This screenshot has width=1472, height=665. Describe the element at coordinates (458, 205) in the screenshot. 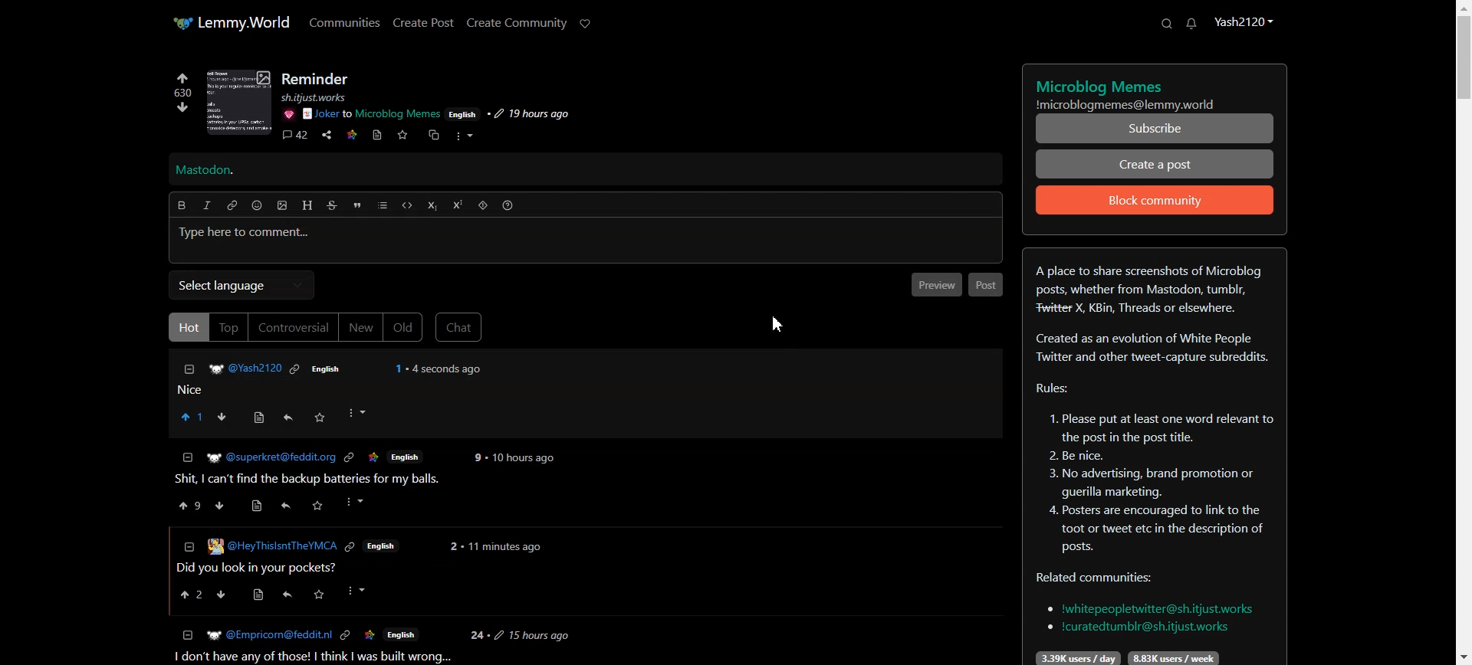

I see `Superscript` at that location.